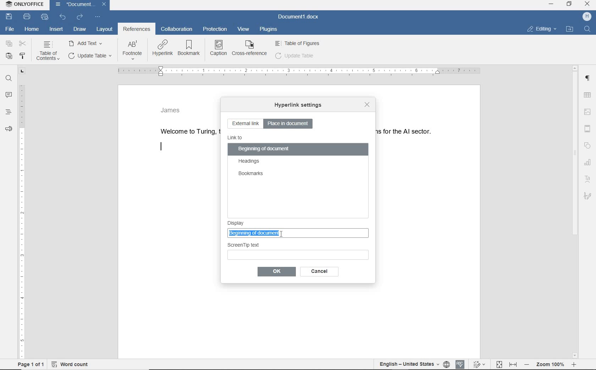  I want to click on home, so click(32, 29).